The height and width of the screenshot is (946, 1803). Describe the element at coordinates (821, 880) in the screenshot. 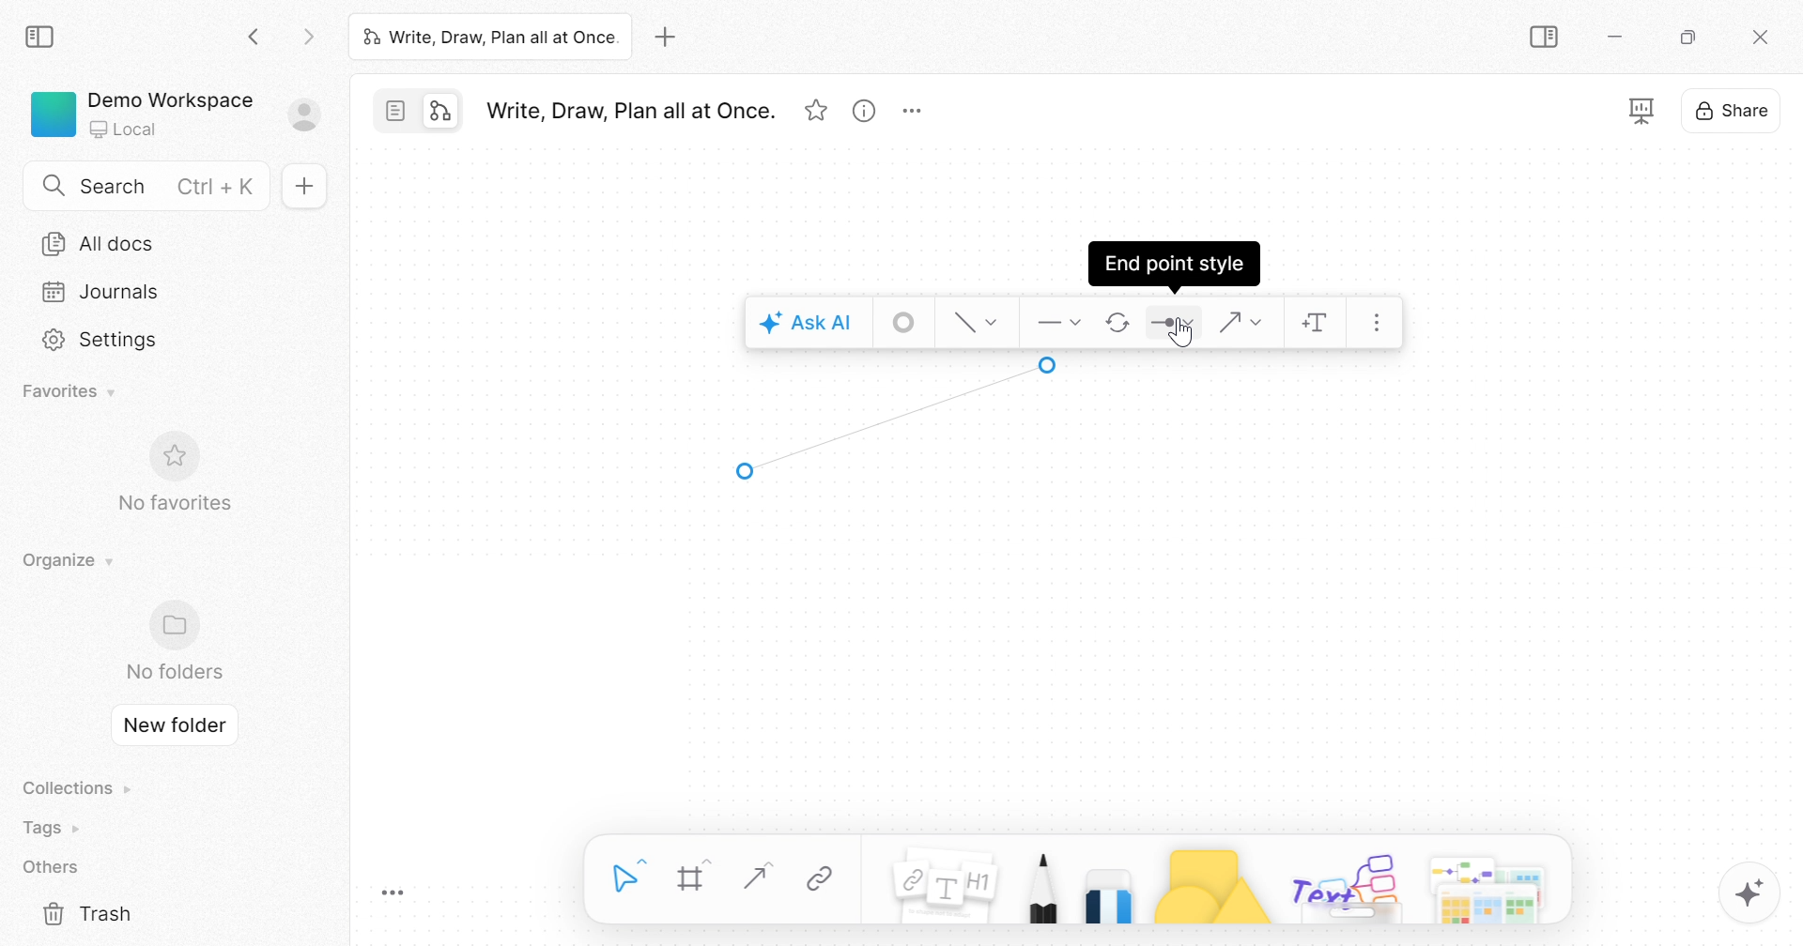

I see `Link` at that location.